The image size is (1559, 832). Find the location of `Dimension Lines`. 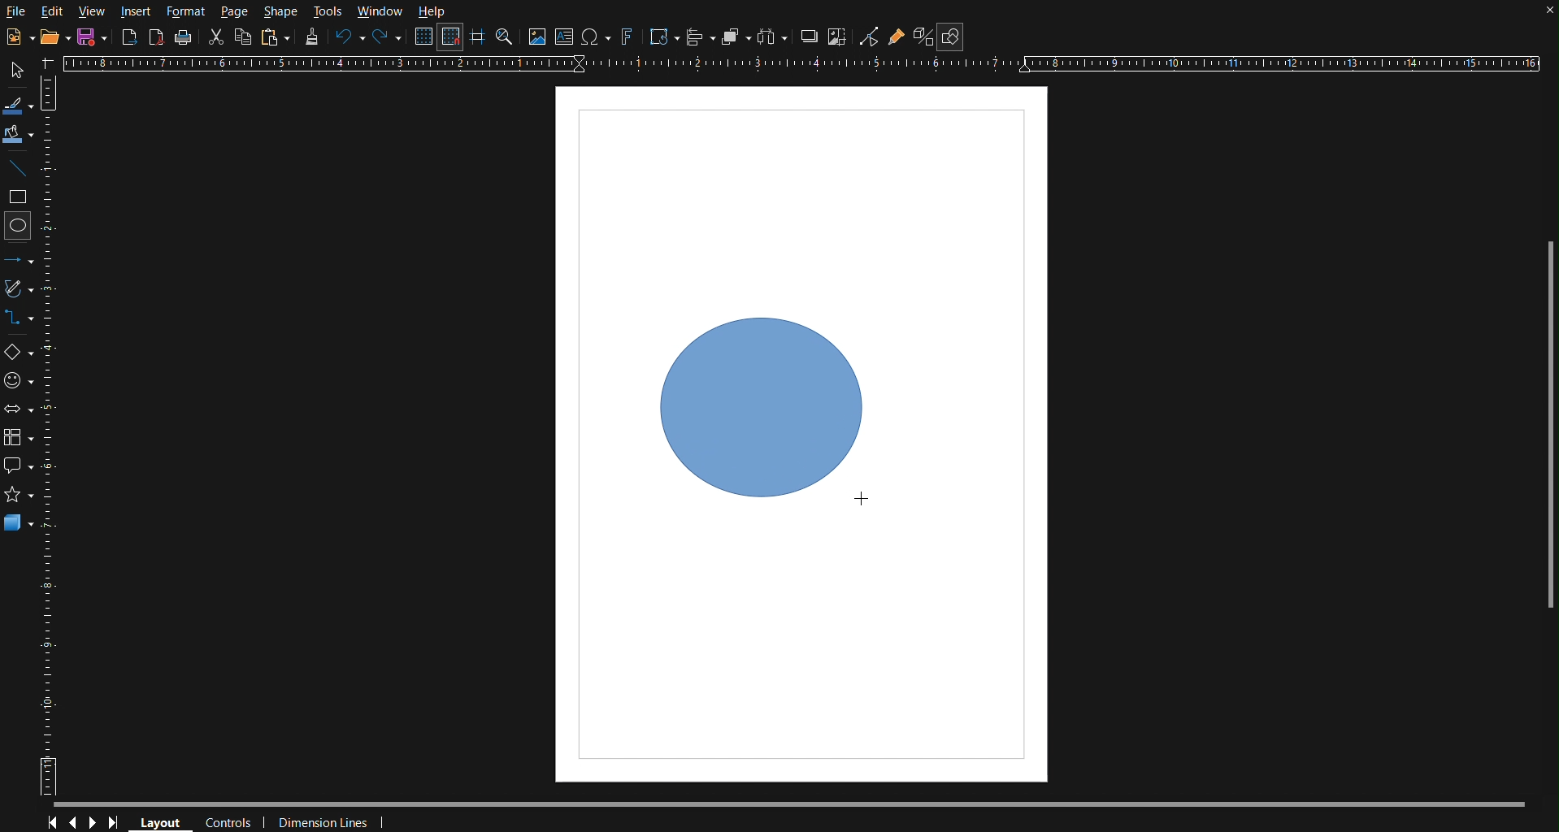

Dimension Lines is located at coordinates (325, 820).